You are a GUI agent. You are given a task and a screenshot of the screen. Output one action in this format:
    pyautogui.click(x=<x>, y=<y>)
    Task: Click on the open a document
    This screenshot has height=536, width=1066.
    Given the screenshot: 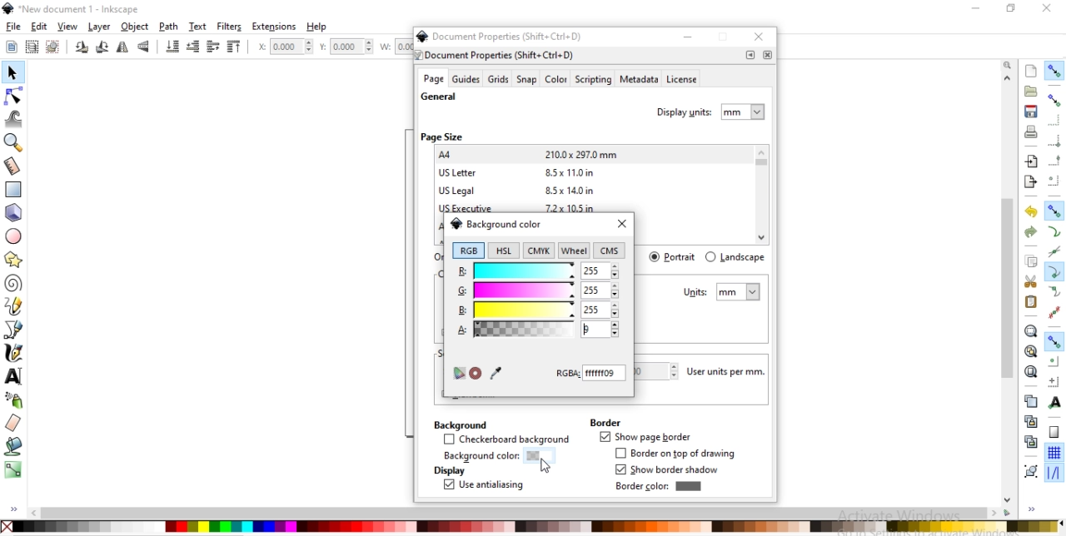 What is the action you would take?
    pyautogui.click(x=1029, y=91)
    